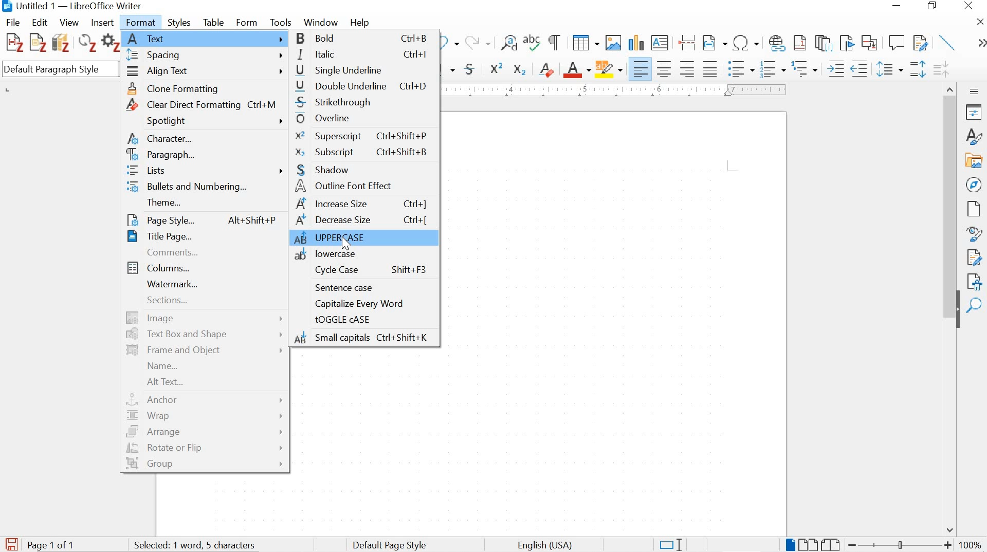 This screenshot has height=552, width=987. I want to click on insert page break, so click(687, 42).